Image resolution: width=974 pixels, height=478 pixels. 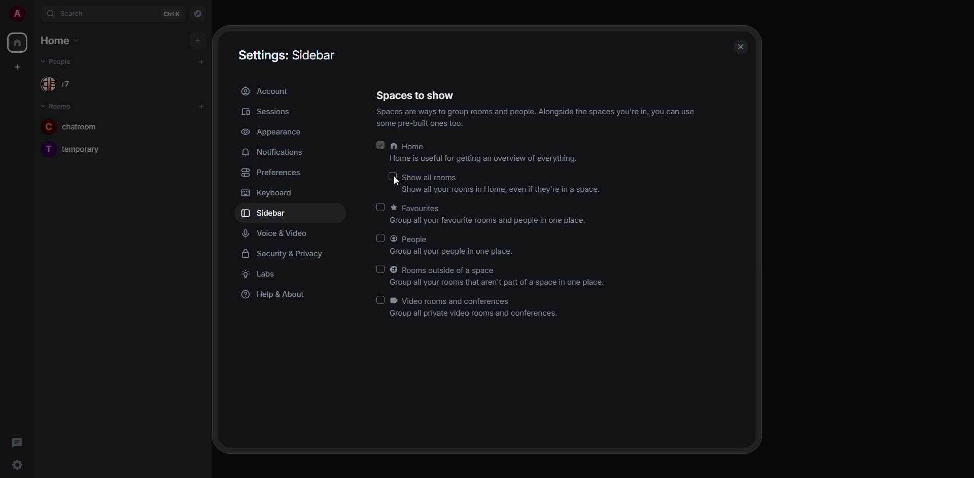 I want to click on  FavouritesGroup all your favourite rooms and people in one place., so click(x=494, y=214).